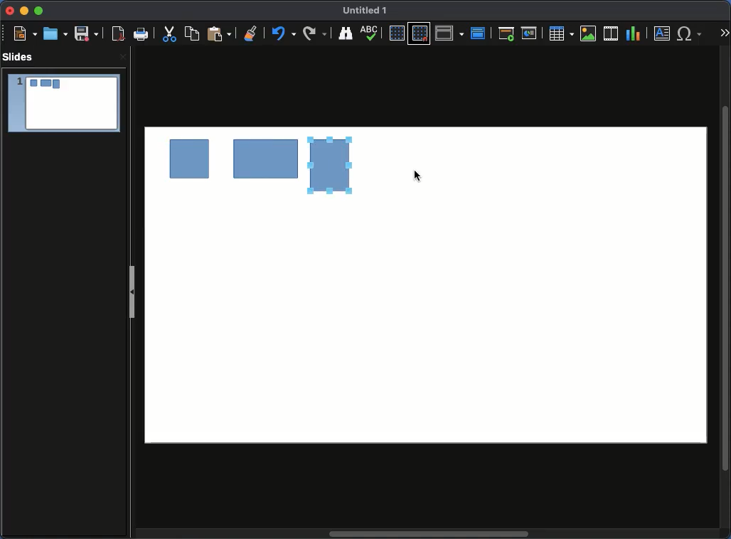 Image resolution: width=731 pixels, height=539 pixels. What do you see at coordinates (86, 34) in the screenshot?
I see `Save` at bounding box center [86, 34].